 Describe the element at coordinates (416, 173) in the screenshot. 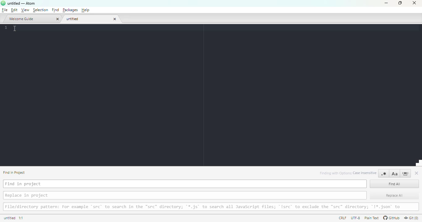

I see `close panel` at that location.